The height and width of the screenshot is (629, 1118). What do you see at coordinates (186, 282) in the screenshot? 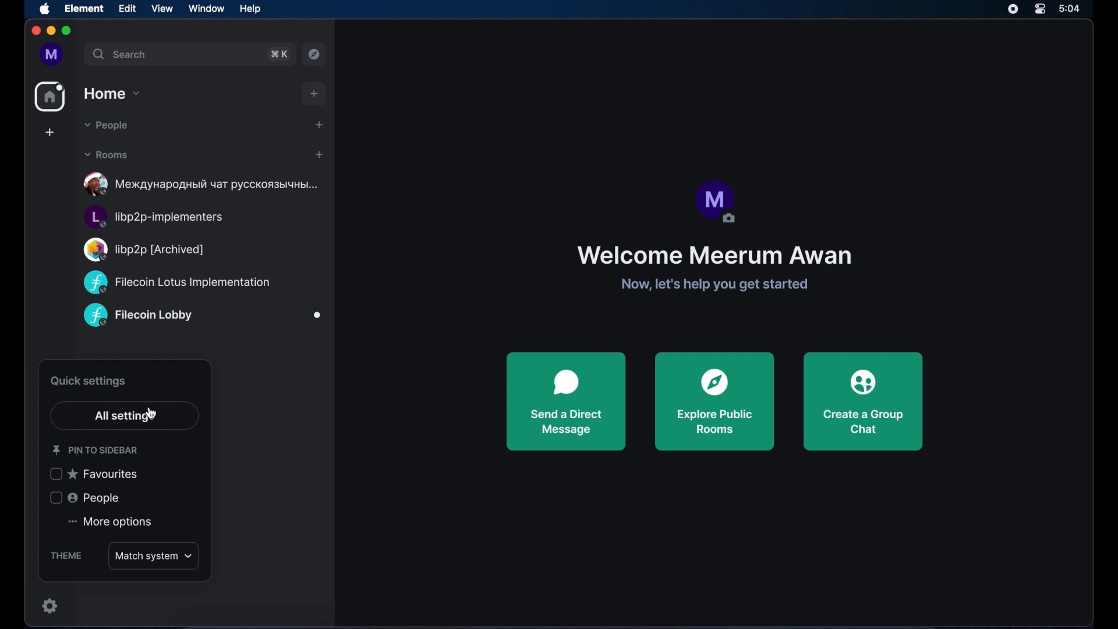
I see `(£ Filecoin Lotus Implementation` at bounding box center [186, 282].